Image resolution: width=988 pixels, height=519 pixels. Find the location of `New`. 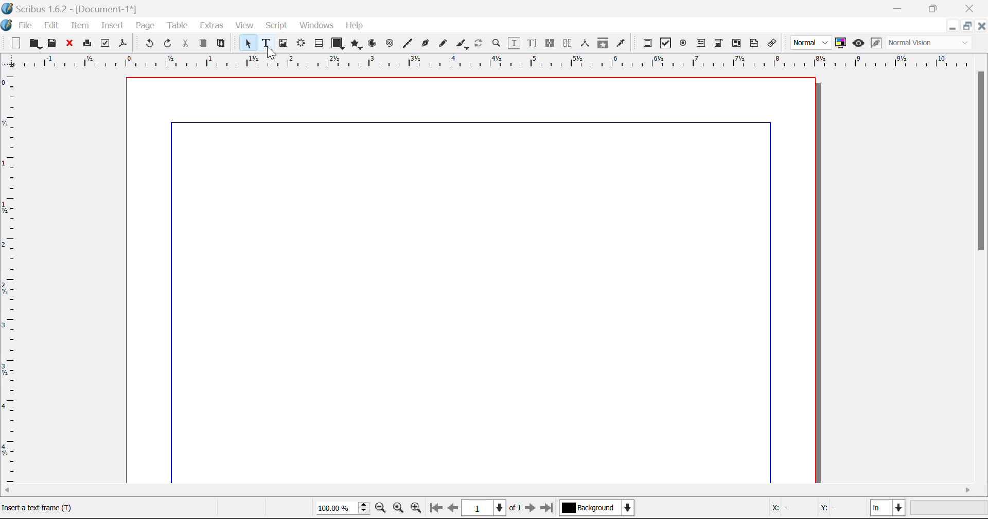

New is located at coordinates (15, 43).